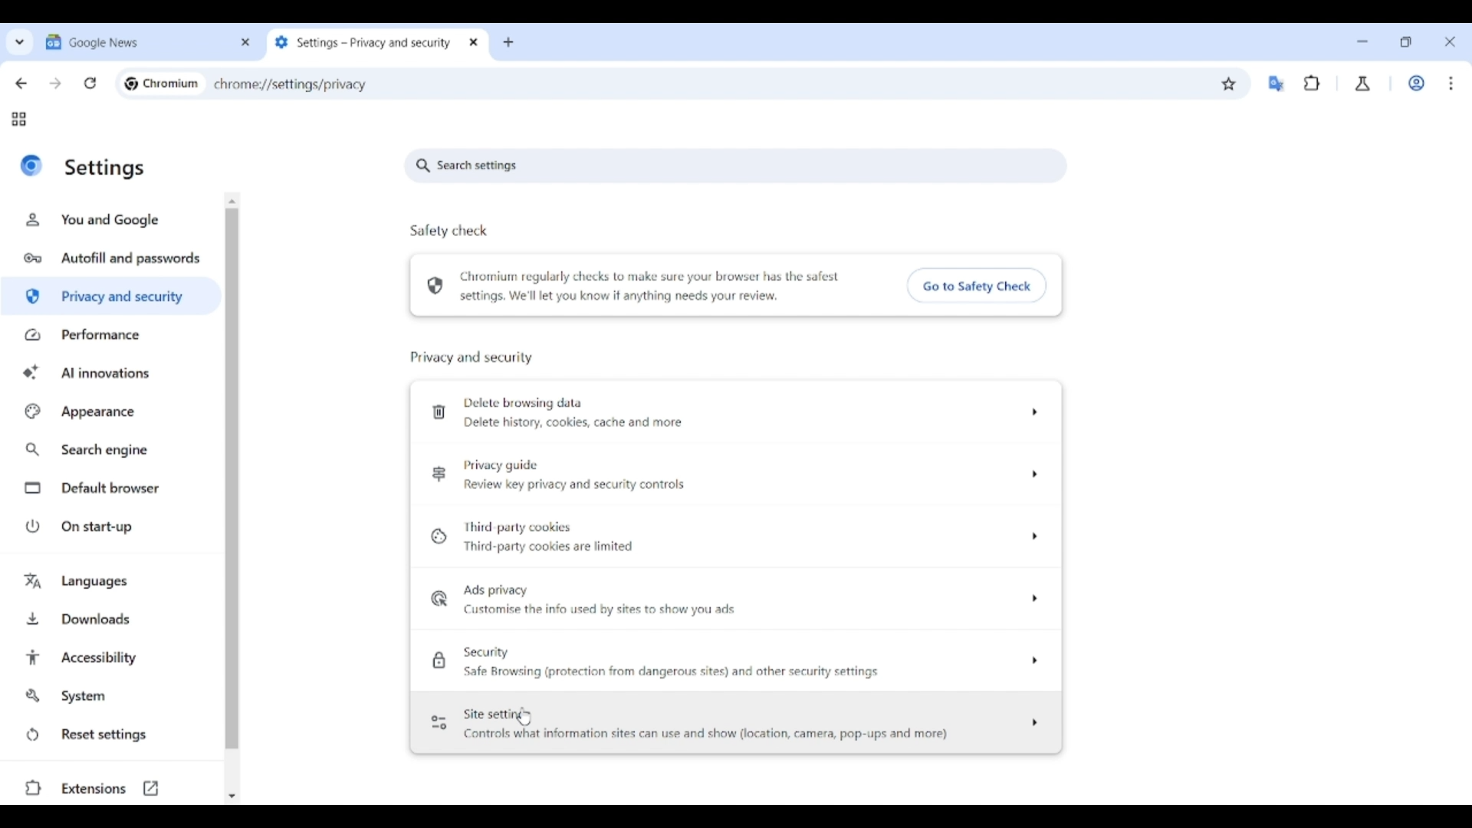 Image resolution: width=1472 pixels, height=828 pixels. Describe the element at coordinates (113, 583) in the screenshot. I see `Languages` at that location.